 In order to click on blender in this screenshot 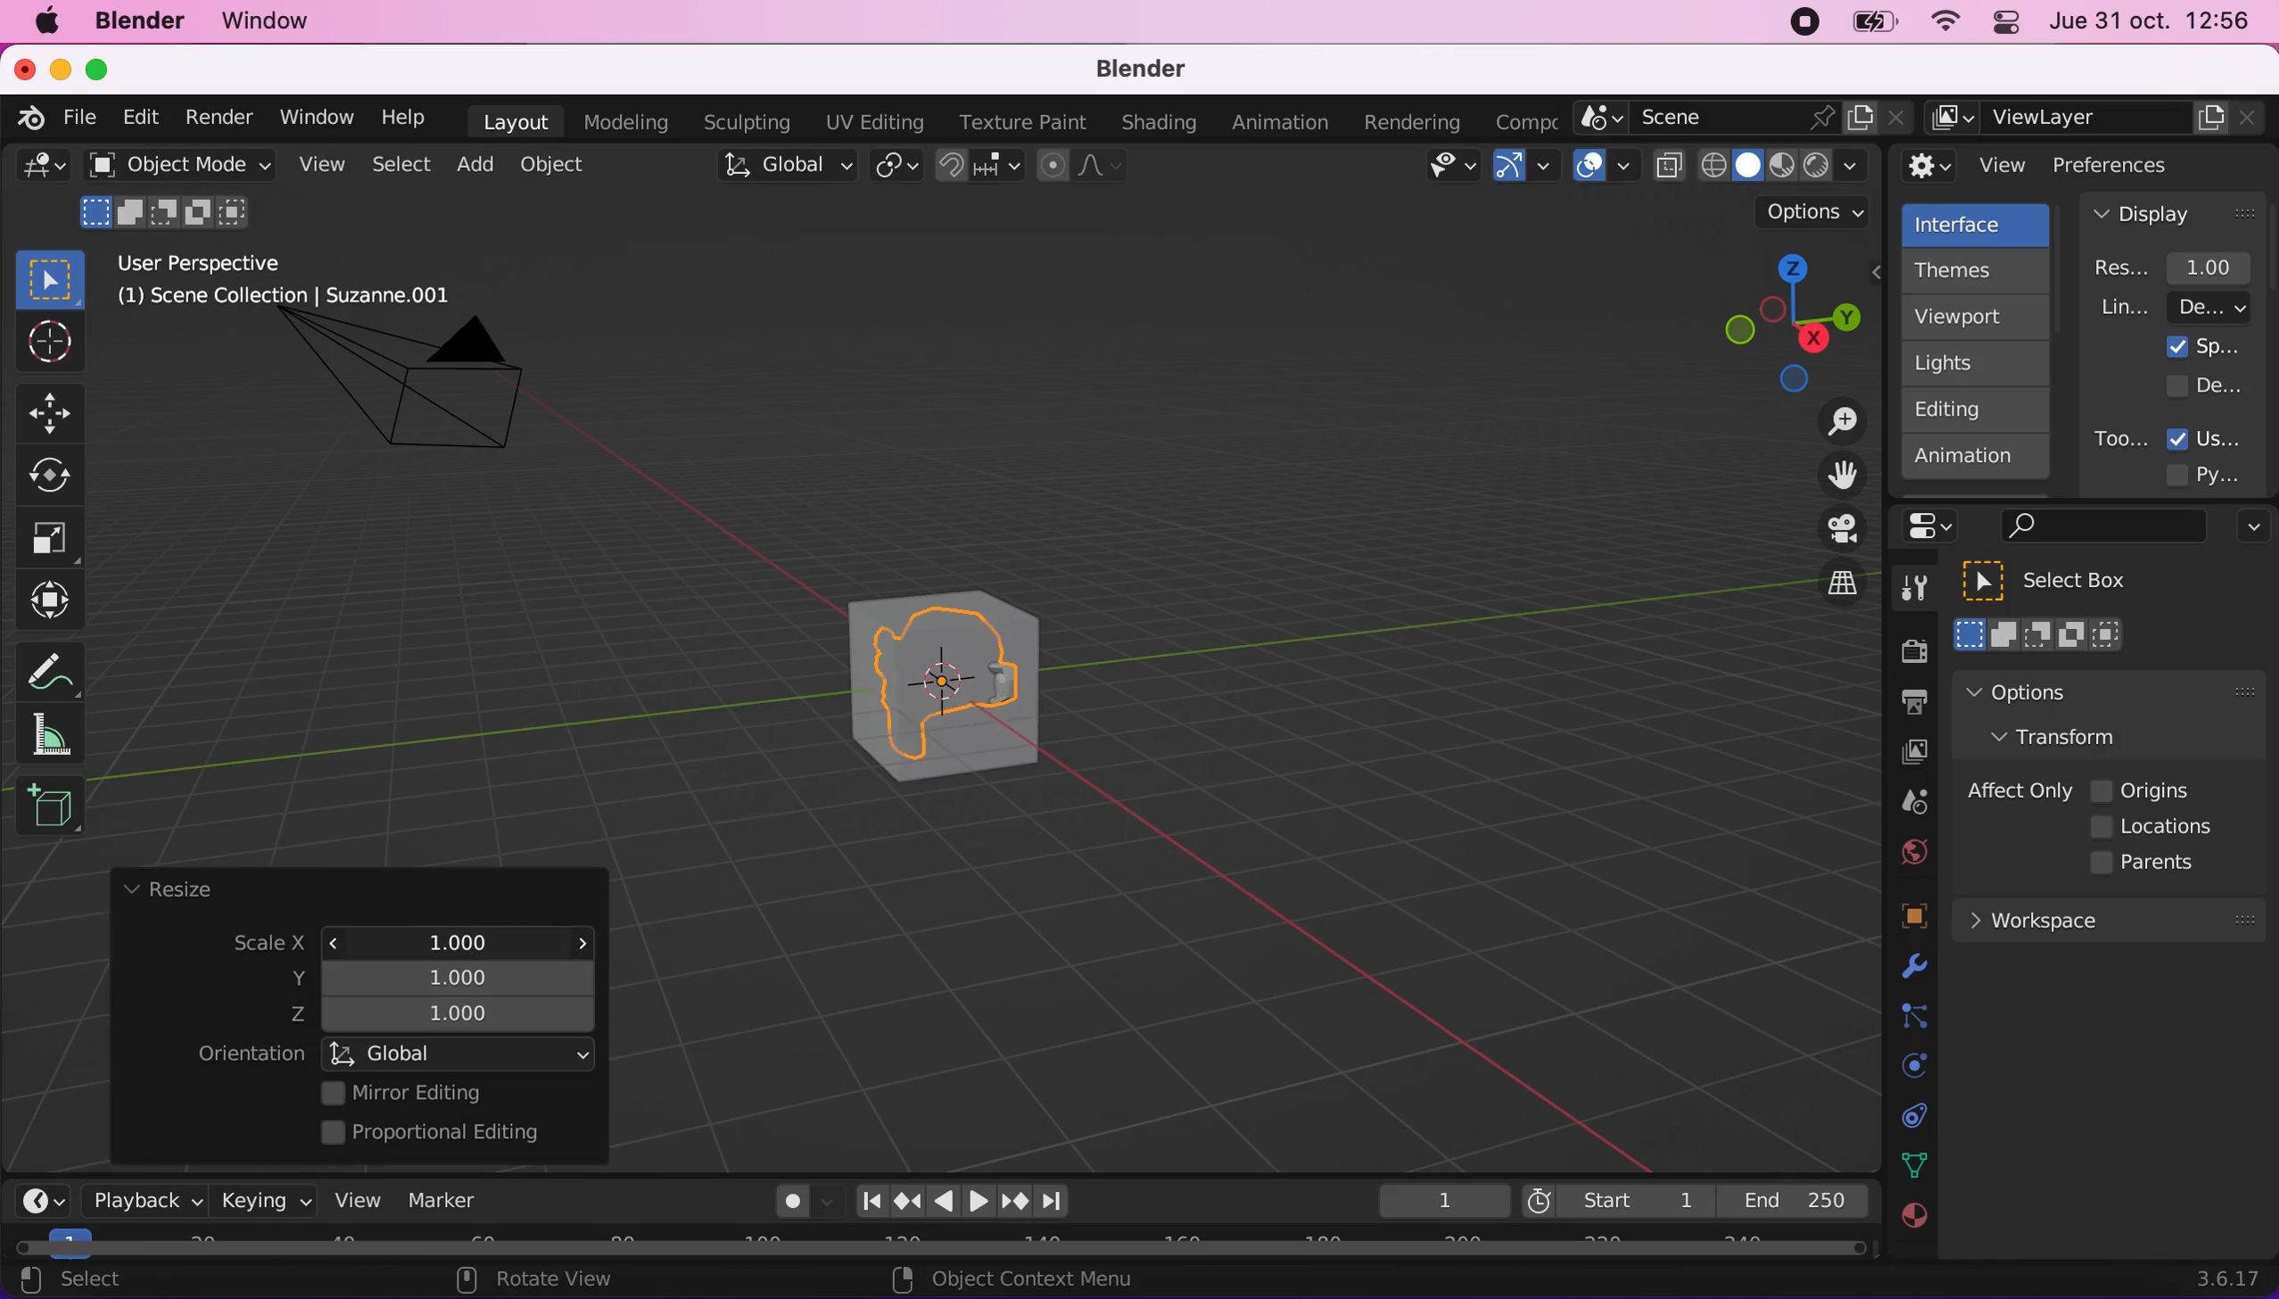, I will do `click(24, 115)`.